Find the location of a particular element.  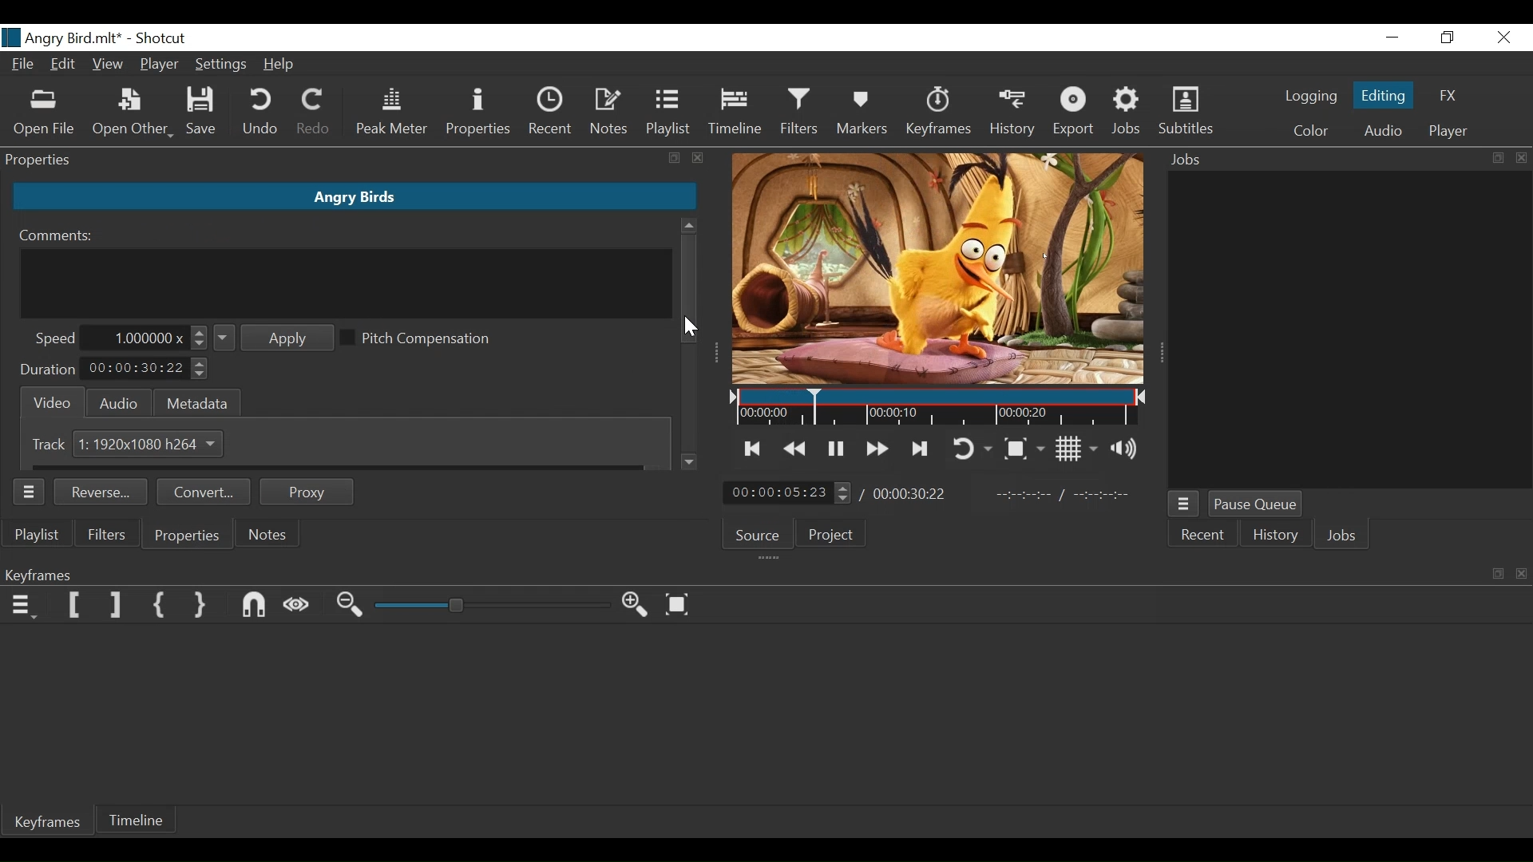

Set Filter last is located at coordinates (116, 606).